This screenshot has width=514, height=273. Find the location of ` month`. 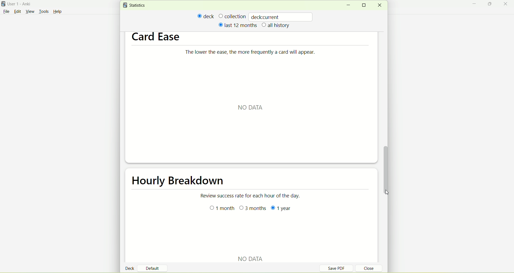

 month is located at coordinates (221, 209).